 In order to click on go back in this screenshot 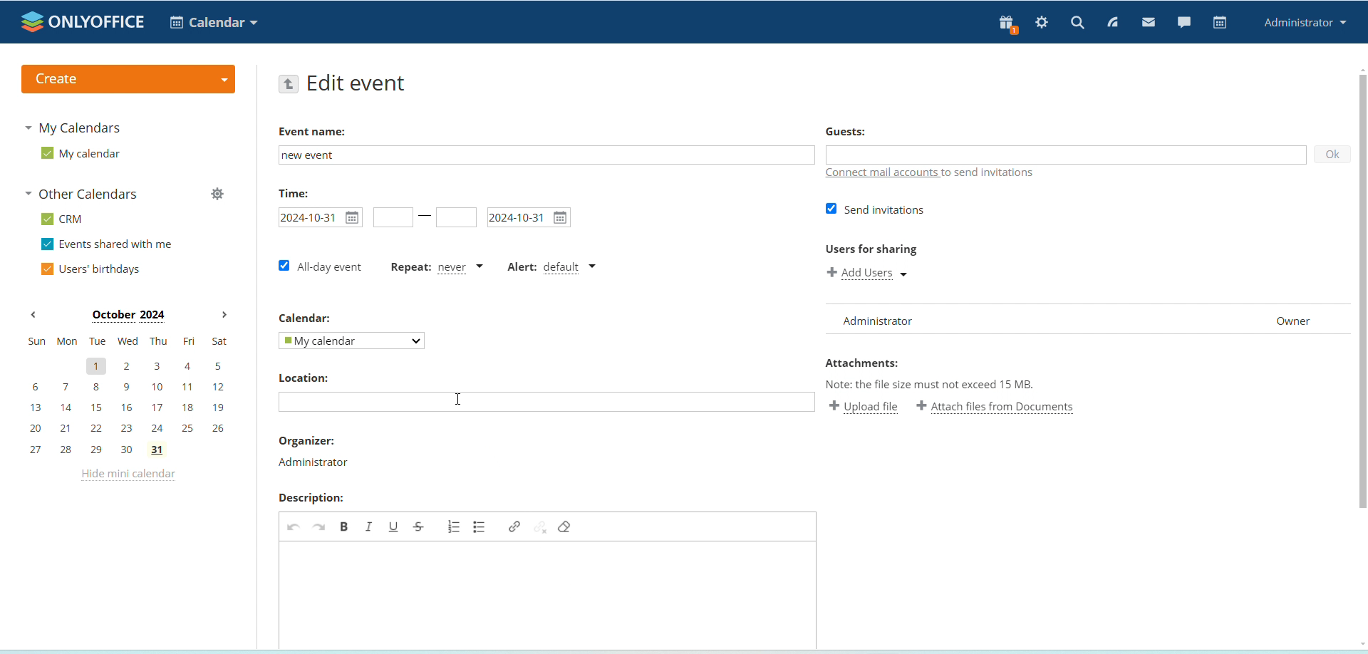, I will do `click(289, 85)`.